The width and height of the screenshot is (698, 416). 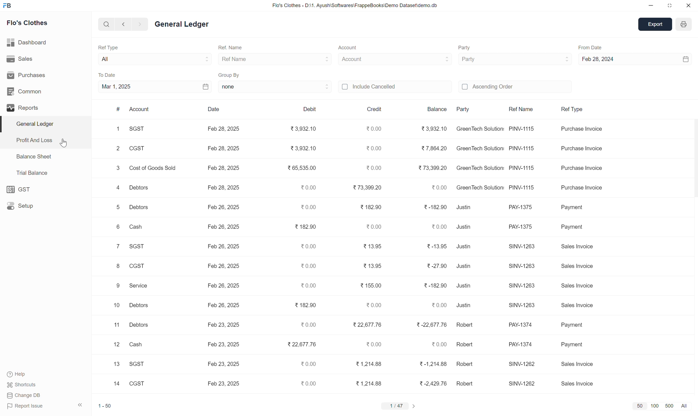 What do you see at coordinates (373, 148) in the screenshot?
I see `₹0.00` at bounding box center [373, 148].